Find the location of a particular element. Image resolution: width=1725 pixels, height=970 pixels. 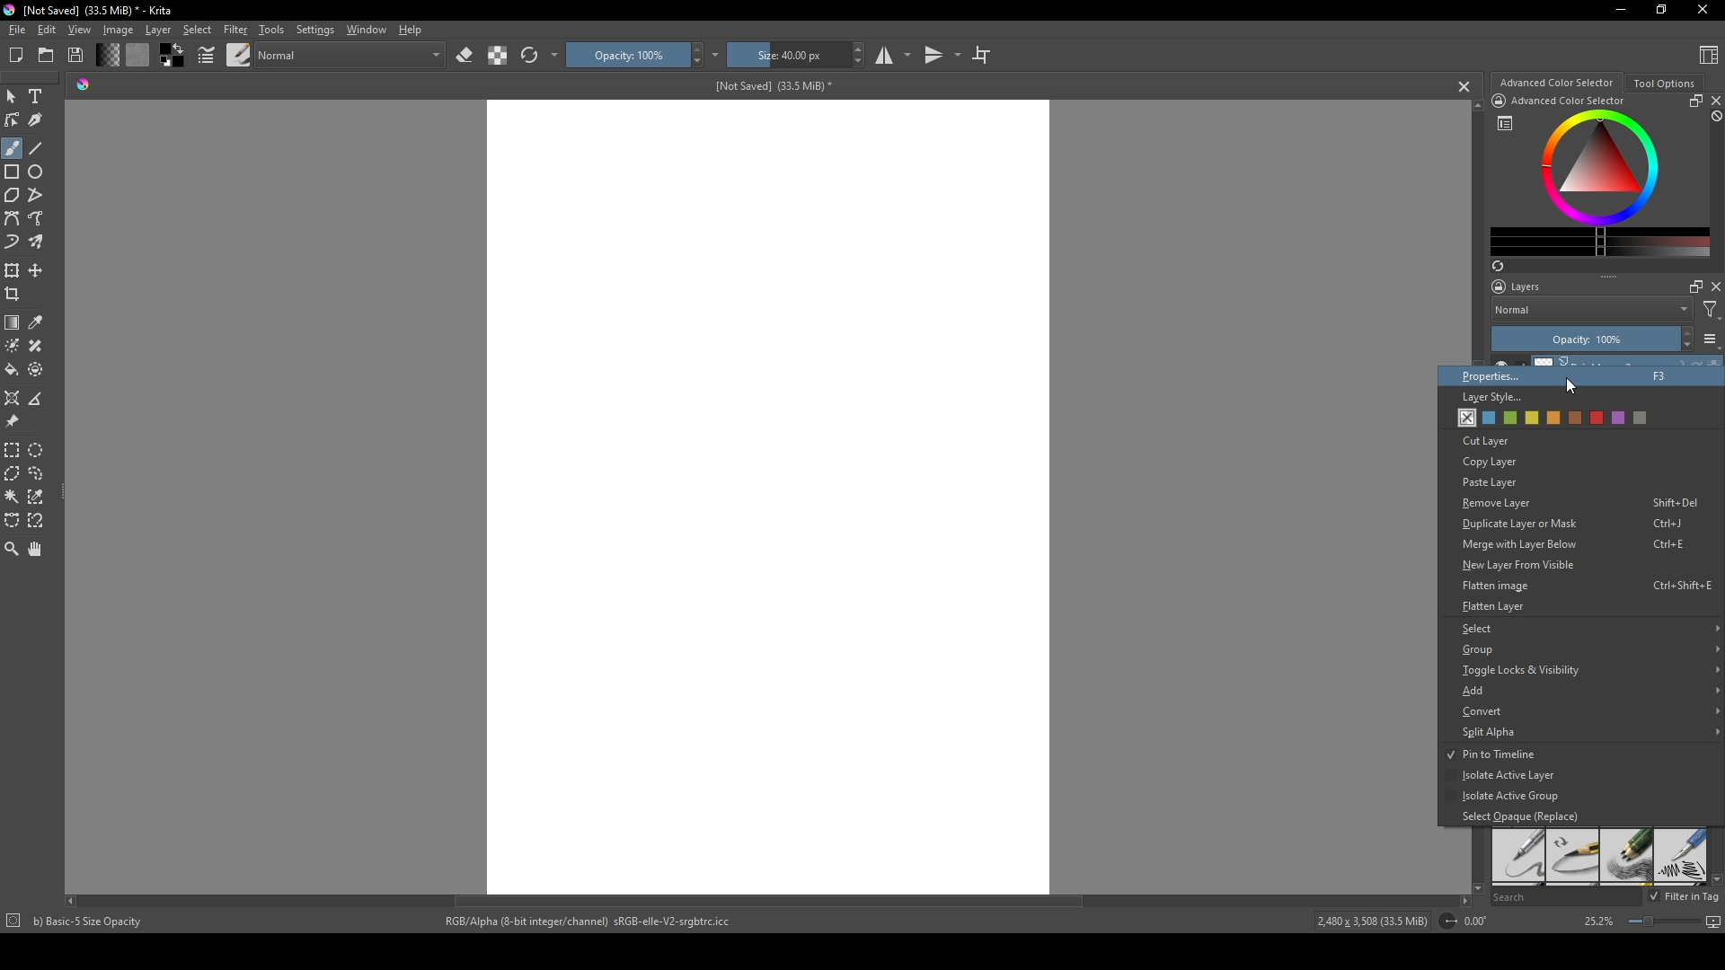

RGB/Alpha (8-bit integer/channel) sRGB-elle-V2-srgbtrc.icc is located at coordinates (596, 921).